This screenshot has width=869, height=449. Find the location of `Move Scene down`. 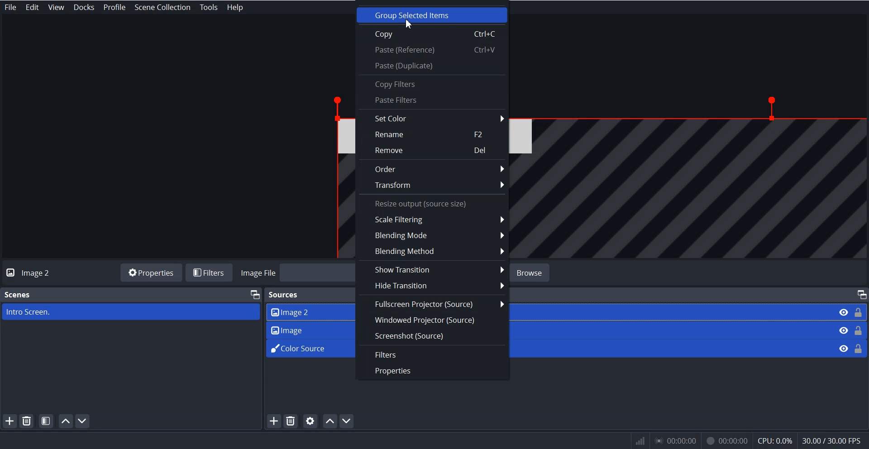

Move Scene down is located at coordinates (349, 421).